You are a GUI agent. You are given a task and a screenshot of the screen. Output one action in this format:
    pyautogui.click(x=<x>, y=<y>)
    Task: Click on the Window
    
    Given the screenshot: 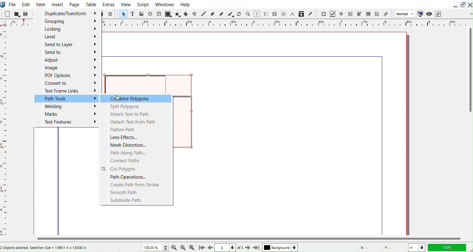 What is the action you would take?
    pyautogui.click(x=165, y=4)
    